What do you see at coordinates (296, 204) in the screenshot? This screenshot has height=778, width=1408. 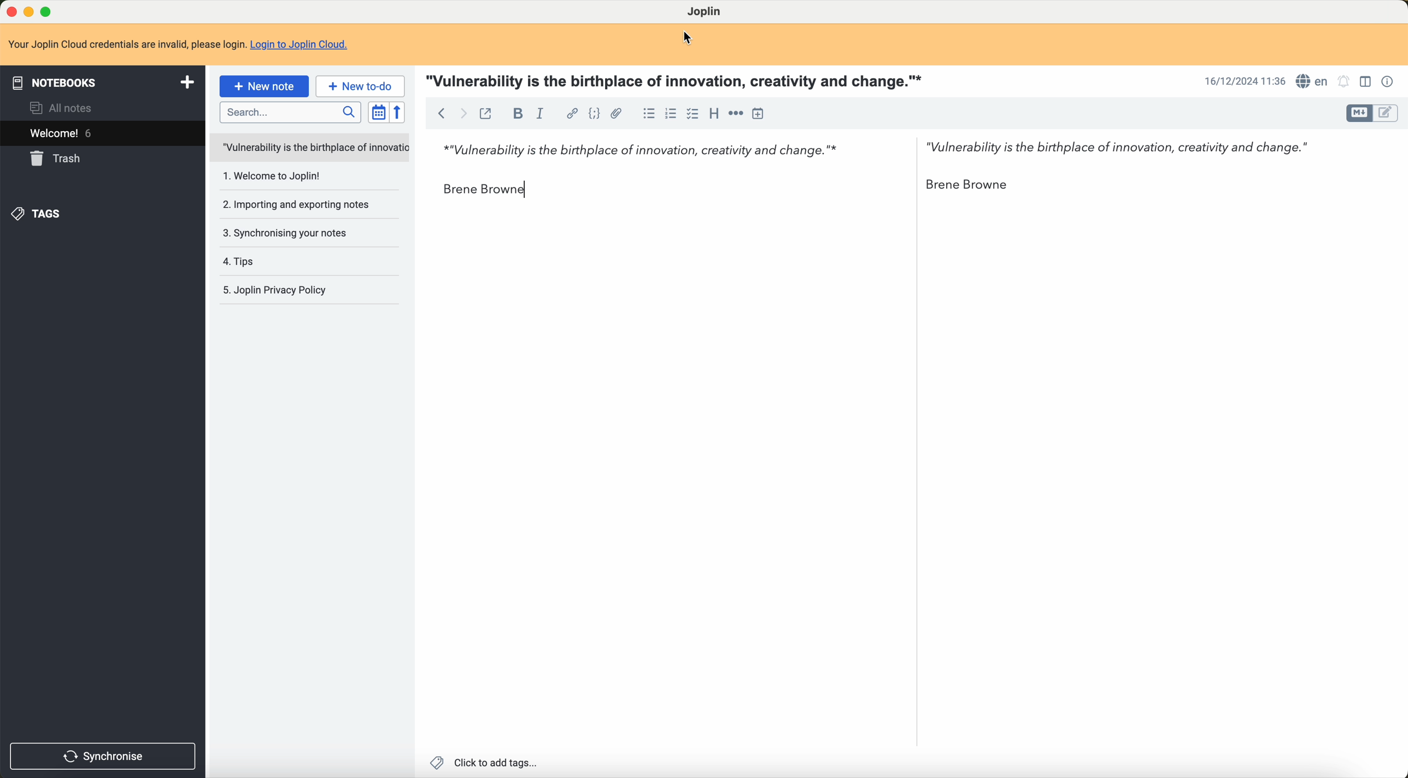 I see `2.importing and exporting notes` at bounding box center [296, 204].